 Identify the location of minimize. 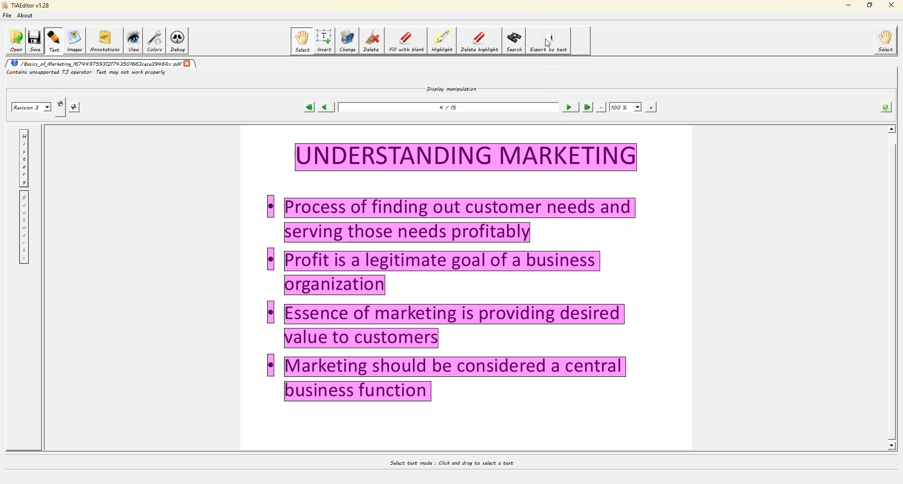
(847, 5).